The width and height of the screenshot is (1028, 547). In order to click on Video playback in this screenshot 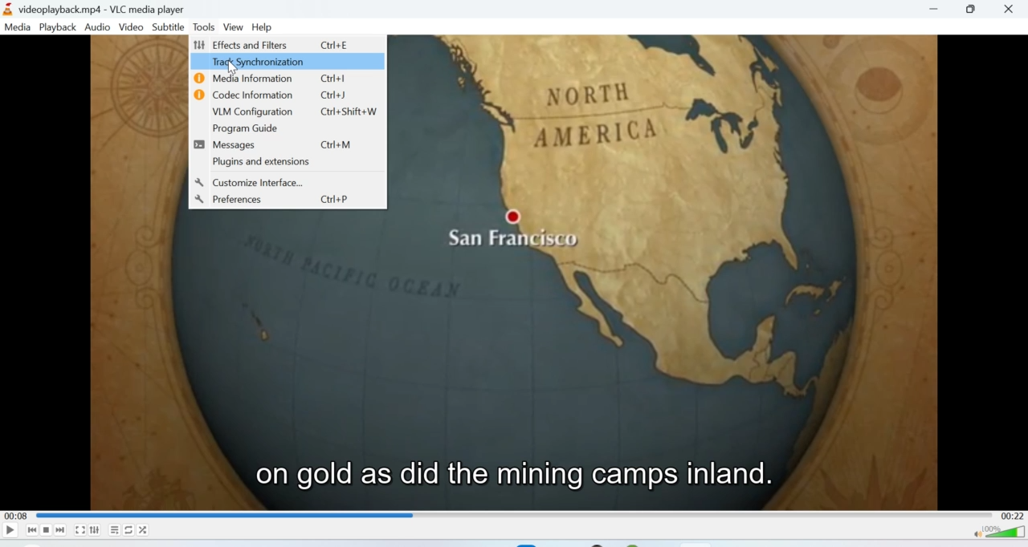, I will do `click(511, 362)`.